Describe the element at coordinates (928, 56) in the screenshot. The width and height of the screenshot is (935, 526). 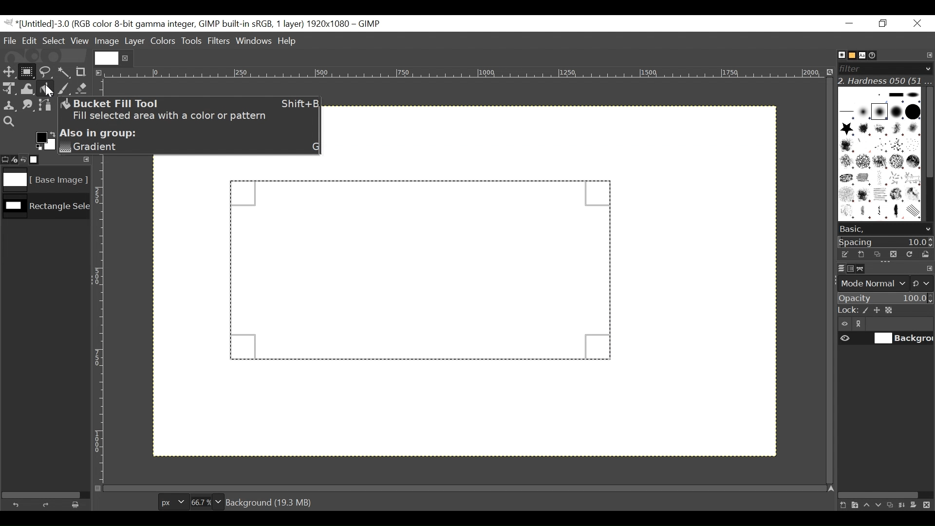
I see `Configure tab` at that location.